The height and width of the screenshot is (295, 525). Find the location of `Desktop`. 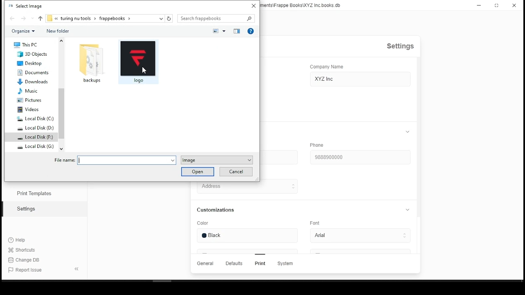

Desktop is located at coordinates (32, 63).